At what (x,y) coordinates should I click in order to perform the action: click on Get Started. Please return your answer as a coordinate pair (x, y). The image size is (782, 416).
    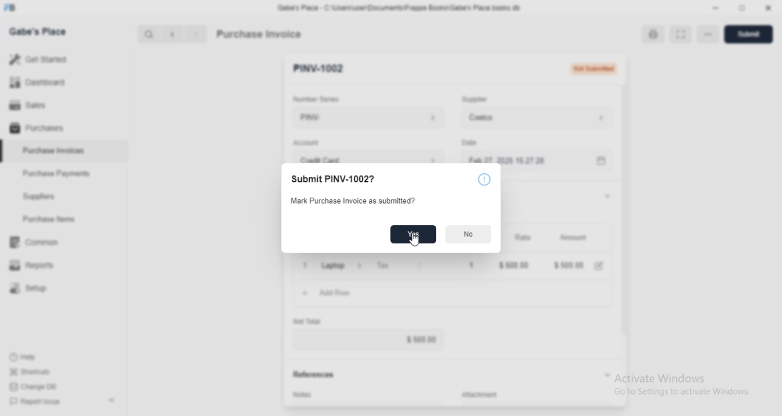
    Looking at the image, I should click on (64, 59).